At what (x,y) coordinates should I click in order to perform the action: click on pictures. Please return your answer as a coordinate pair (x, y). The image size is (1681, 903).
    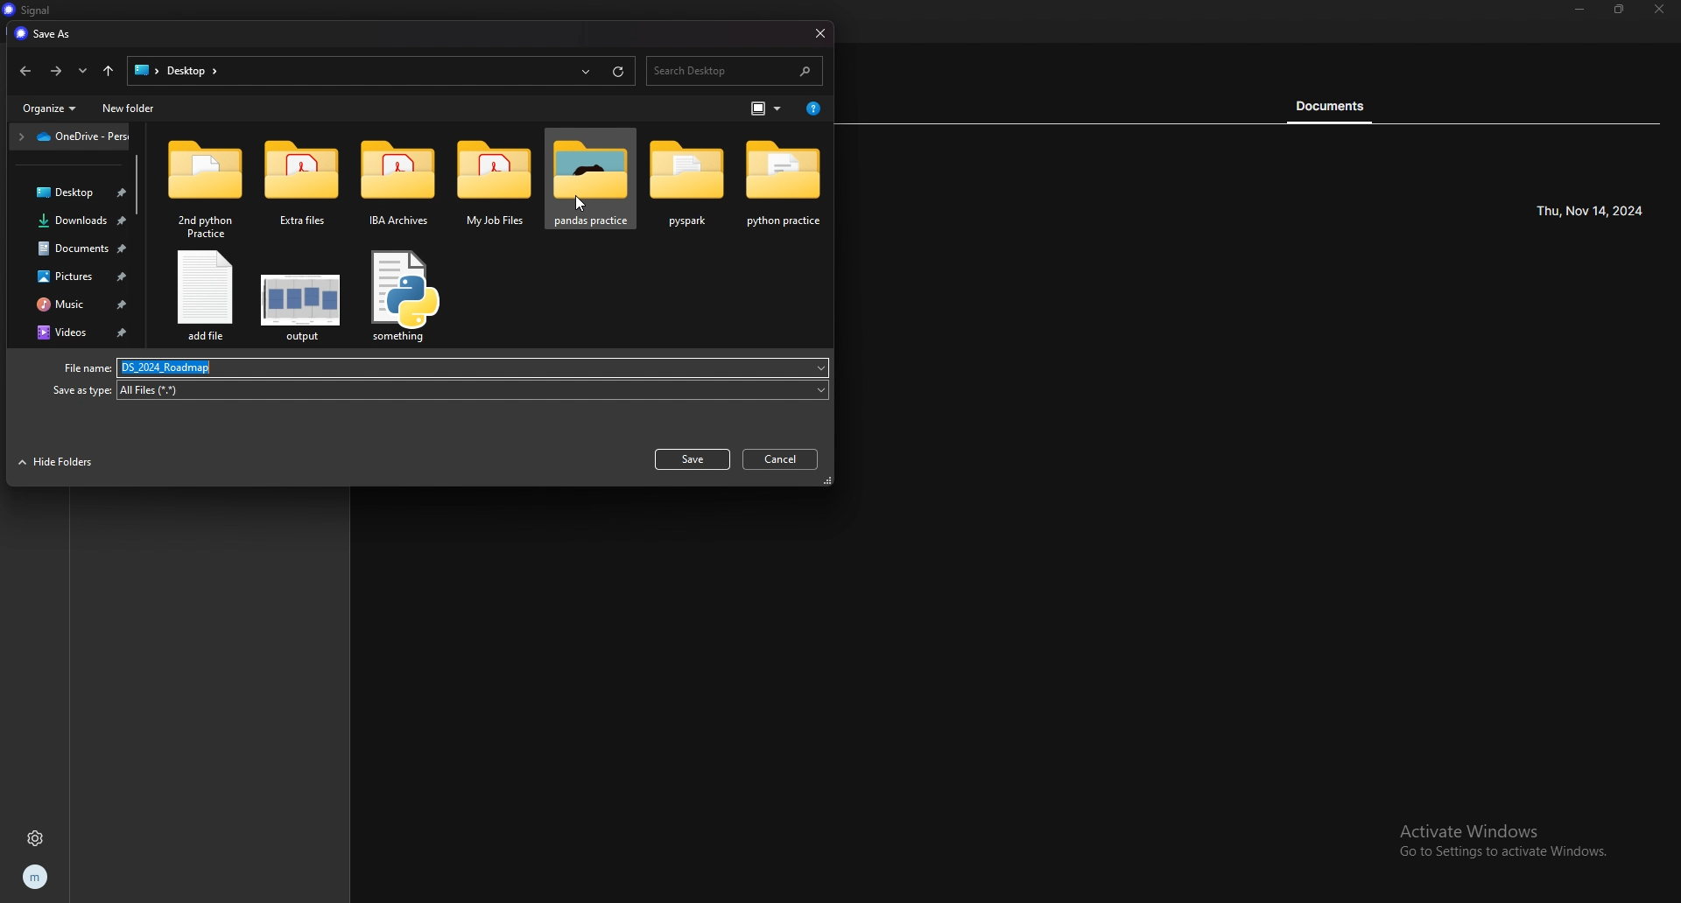
    Looking at the image, I should click on (78, 276).